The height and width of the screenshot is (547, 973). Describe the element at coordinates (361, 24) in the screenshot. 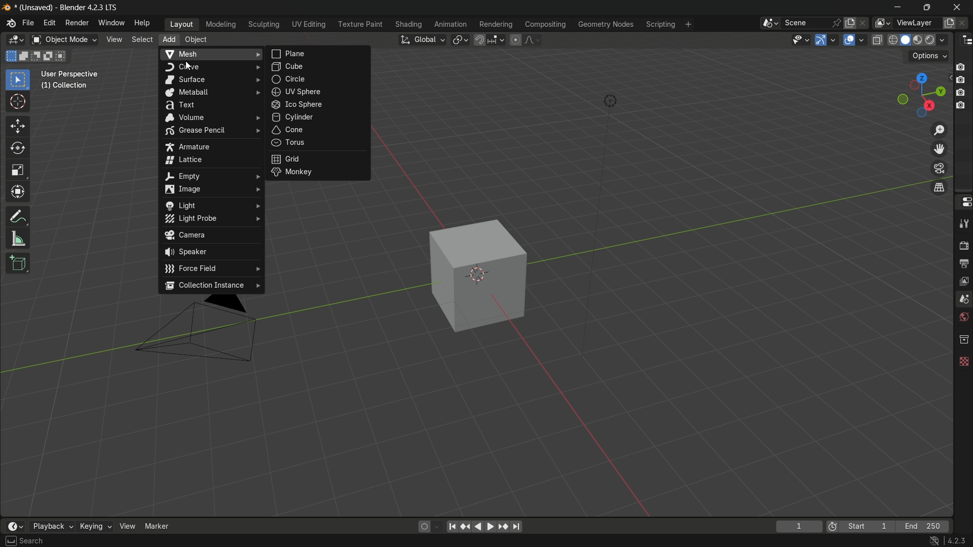

I see `texture paint menu` at that location.